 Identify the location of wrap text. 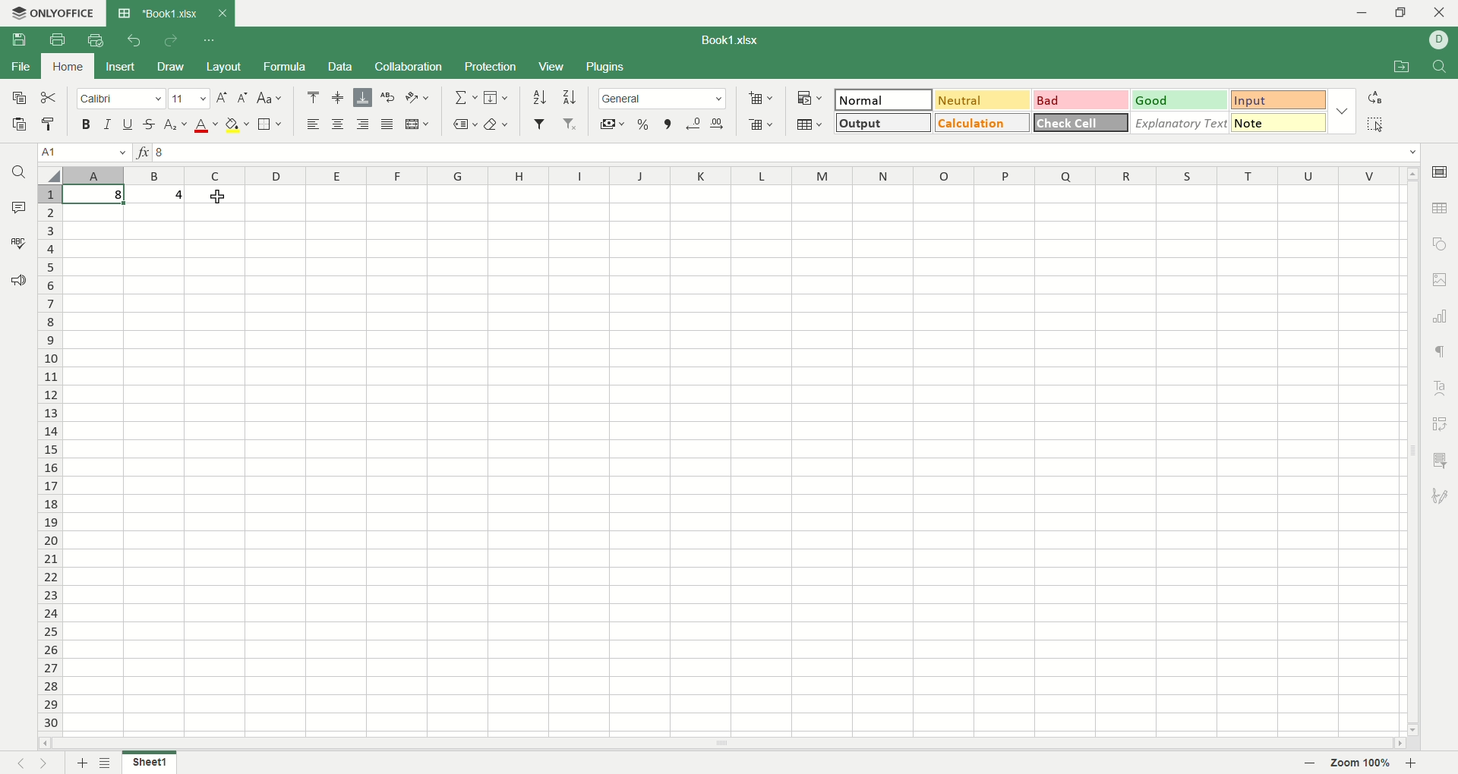
(389, 95).